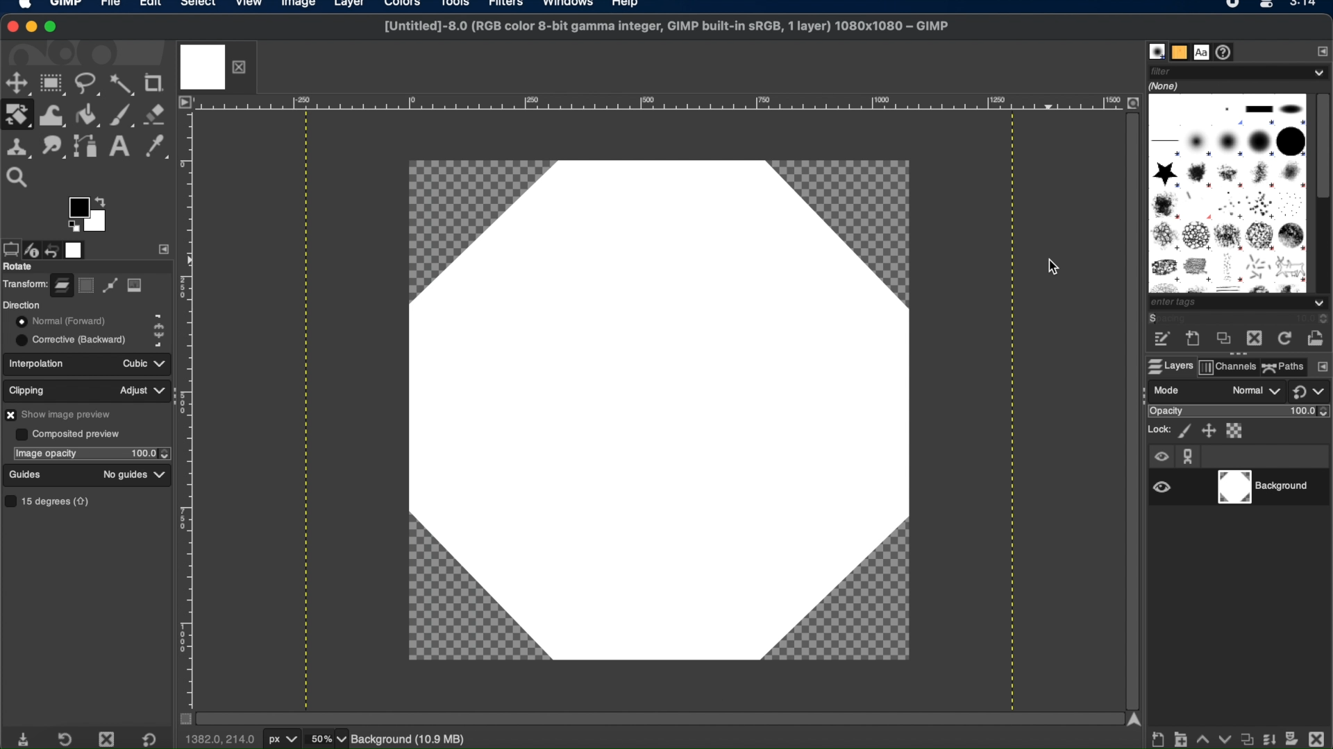 The image size is (1333, 749). What do you see at coordinates (1159, 740) in the screenshot?
I see `create new layer` at bounding box center [1159, 740].